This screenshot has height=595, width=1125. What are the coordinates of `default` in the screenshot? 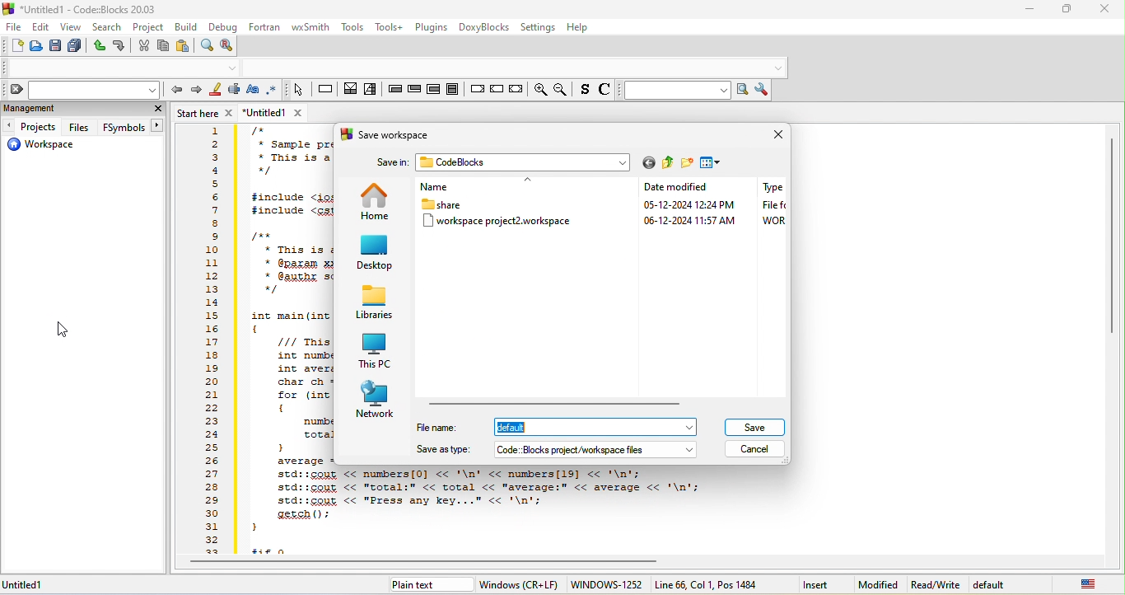 It's located at (1001, 585).